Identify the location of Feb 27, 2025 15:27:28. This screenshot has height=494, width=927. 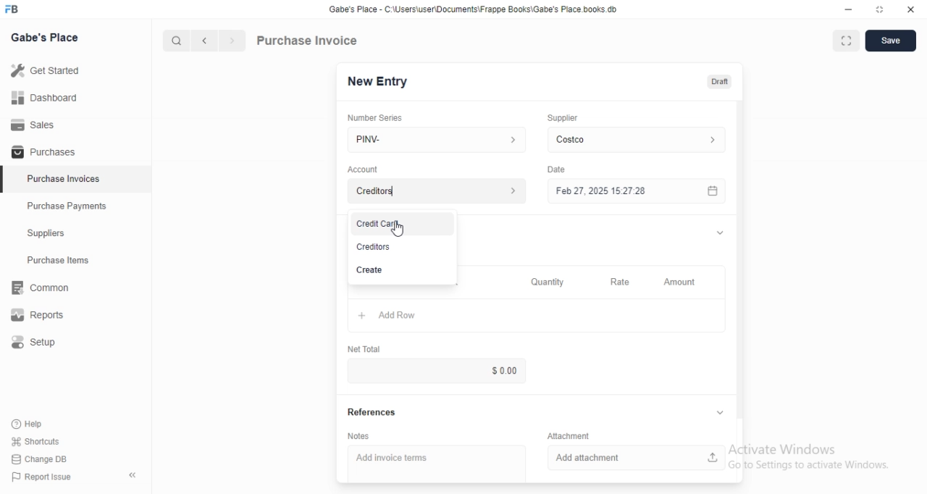
(637, 191).